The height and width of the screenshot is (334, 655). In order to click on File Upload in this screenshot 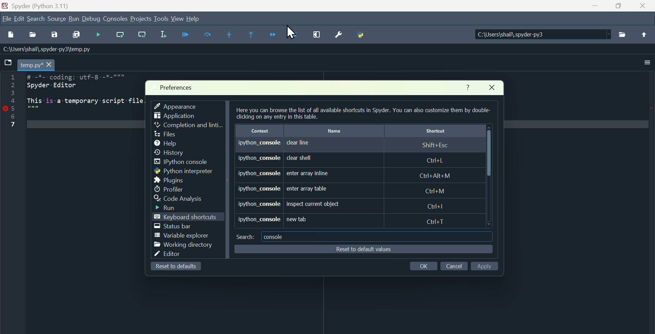, I will do `click(644, 38)`.